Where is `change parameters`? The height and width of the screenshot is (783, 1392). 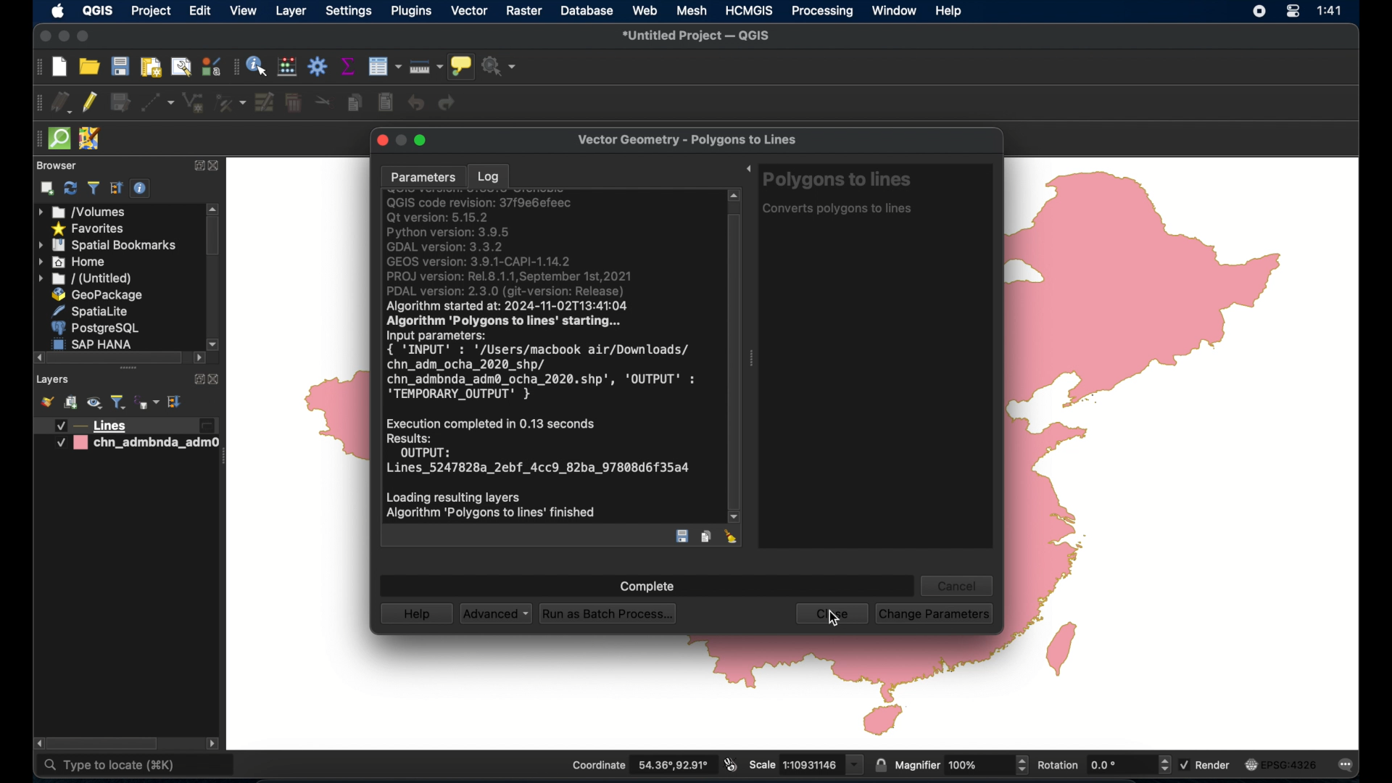
change parameters is located at coordinates (935, 614).